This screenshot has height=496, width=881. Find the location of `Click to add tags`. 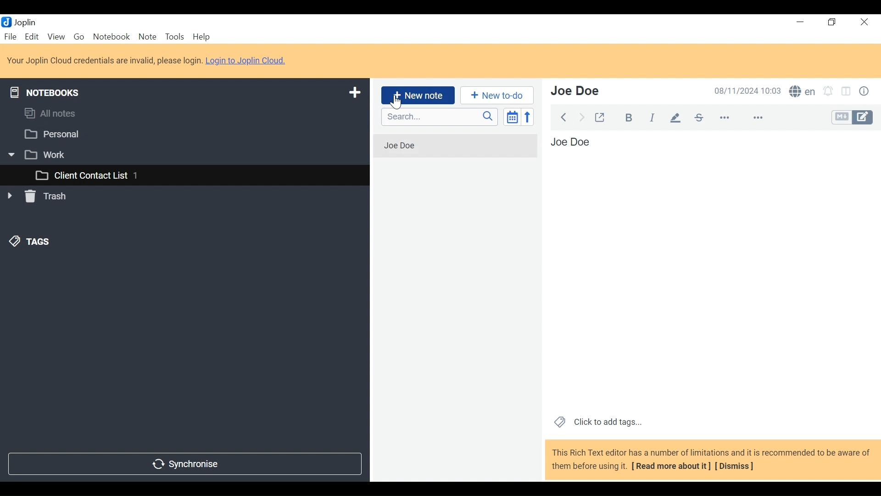

Click to add tags is located at coordinates (596, 423).